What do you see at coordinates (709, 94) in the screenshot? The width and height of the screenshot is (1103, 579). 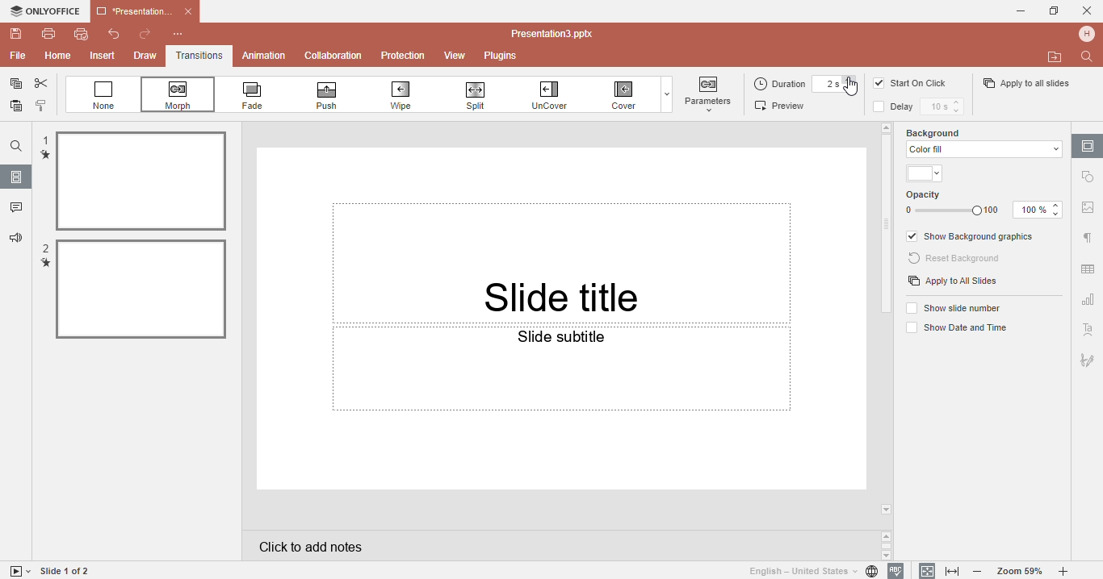 I see `button highlighted` at bounding box center [709, 94].